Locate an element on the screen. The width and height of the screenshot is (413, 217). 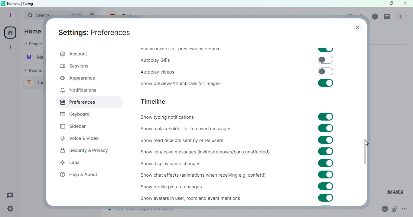
People is located at coordinates (402, 17).